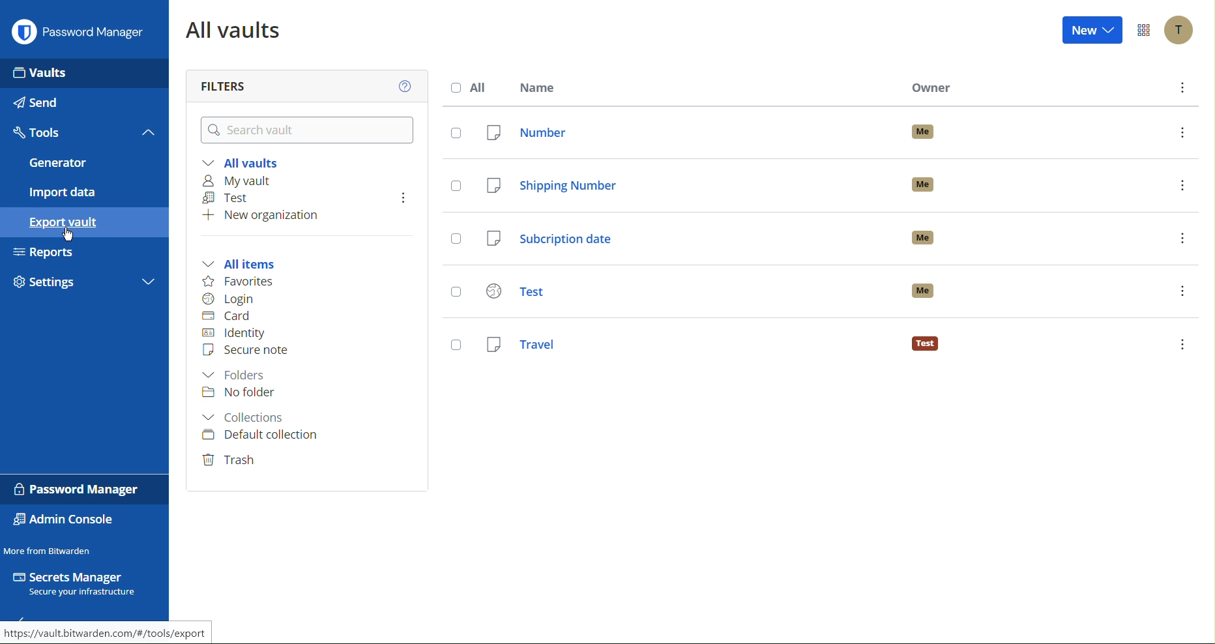 This screenshot has width=1215, height=644. Describe the element at coordinates (239, 393) in the screenshot. I see `No folder` at that location.